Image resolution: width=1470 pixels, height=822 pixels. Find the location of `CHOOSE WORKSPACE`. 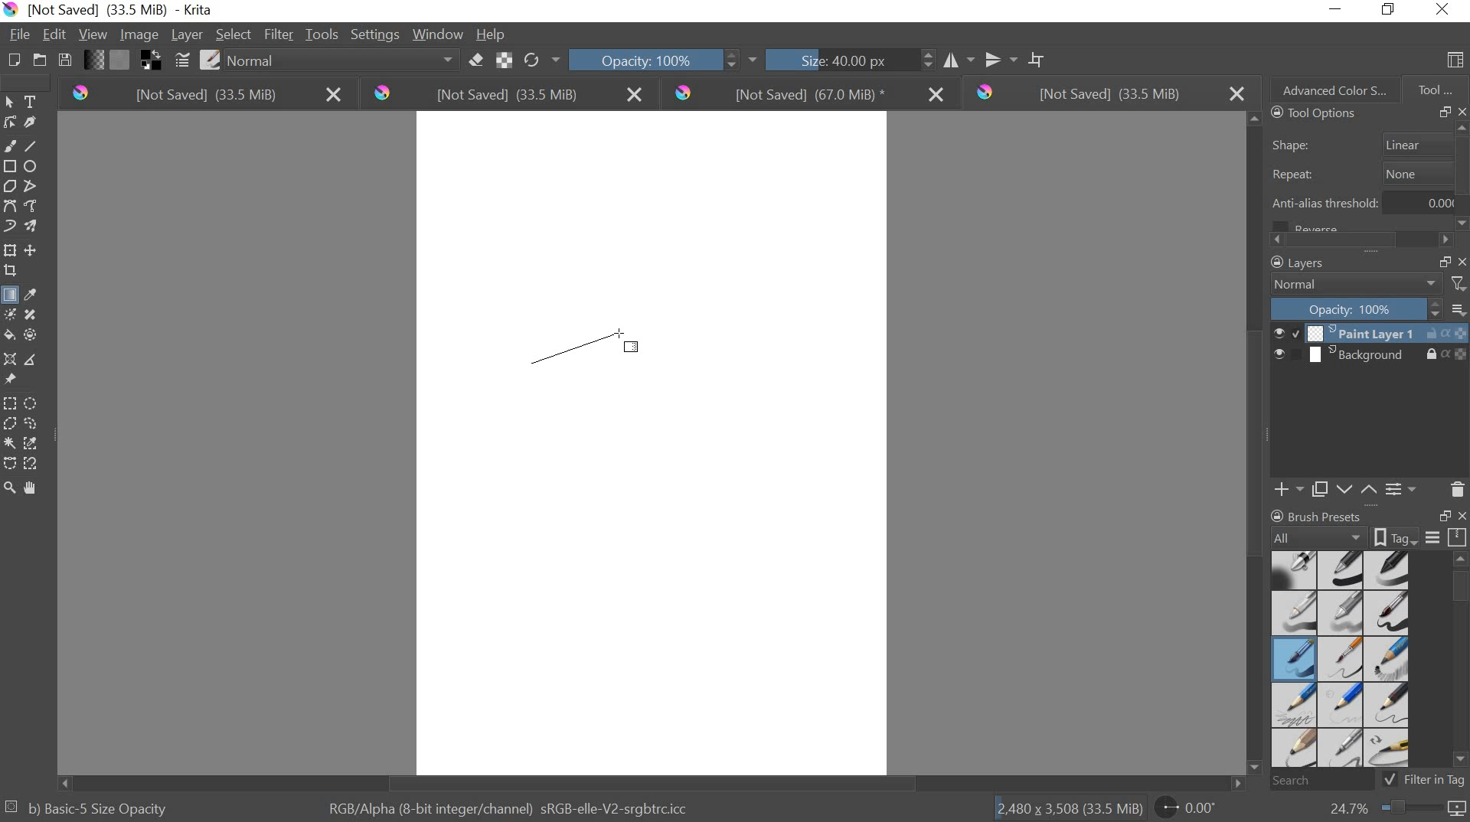

CHOOSE WORKSPACE is located at coordinates (1455, 62).